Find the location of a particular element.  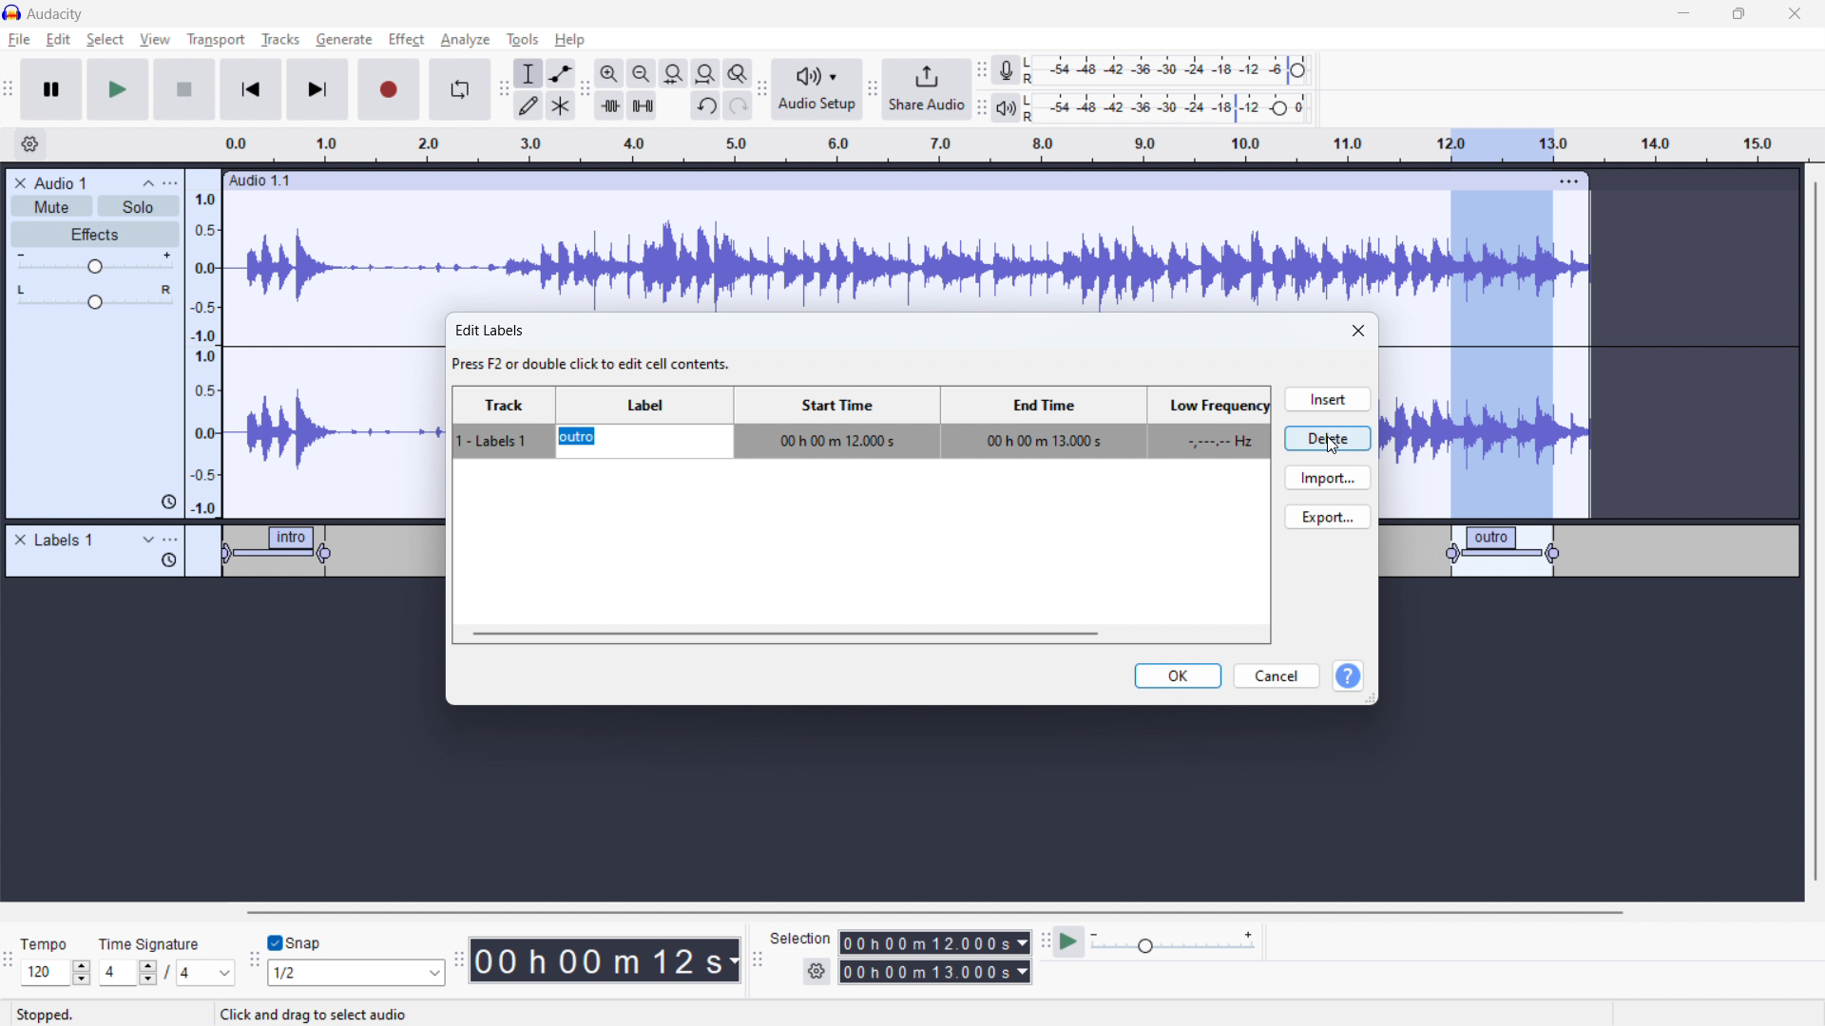

select snapping is located at coordinates (356, 972).